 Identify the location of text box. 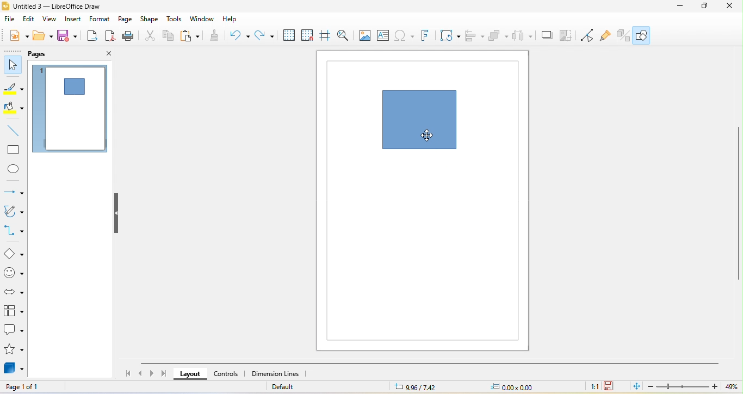
(383, 36).